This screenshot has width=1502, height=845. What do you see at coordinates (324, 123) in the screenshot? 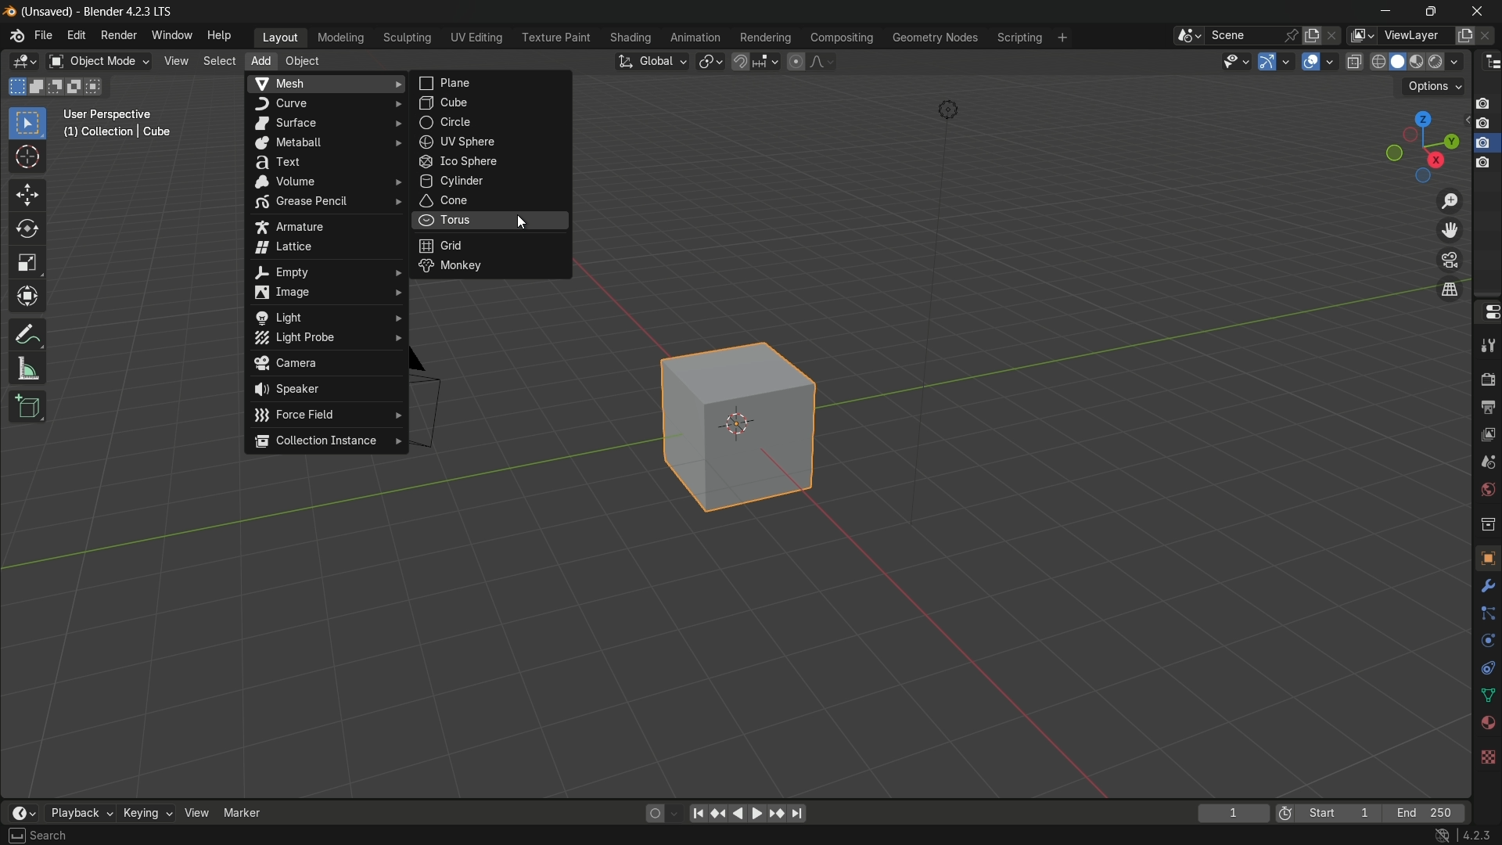
I see `surface` at bounding box center [324, 123].